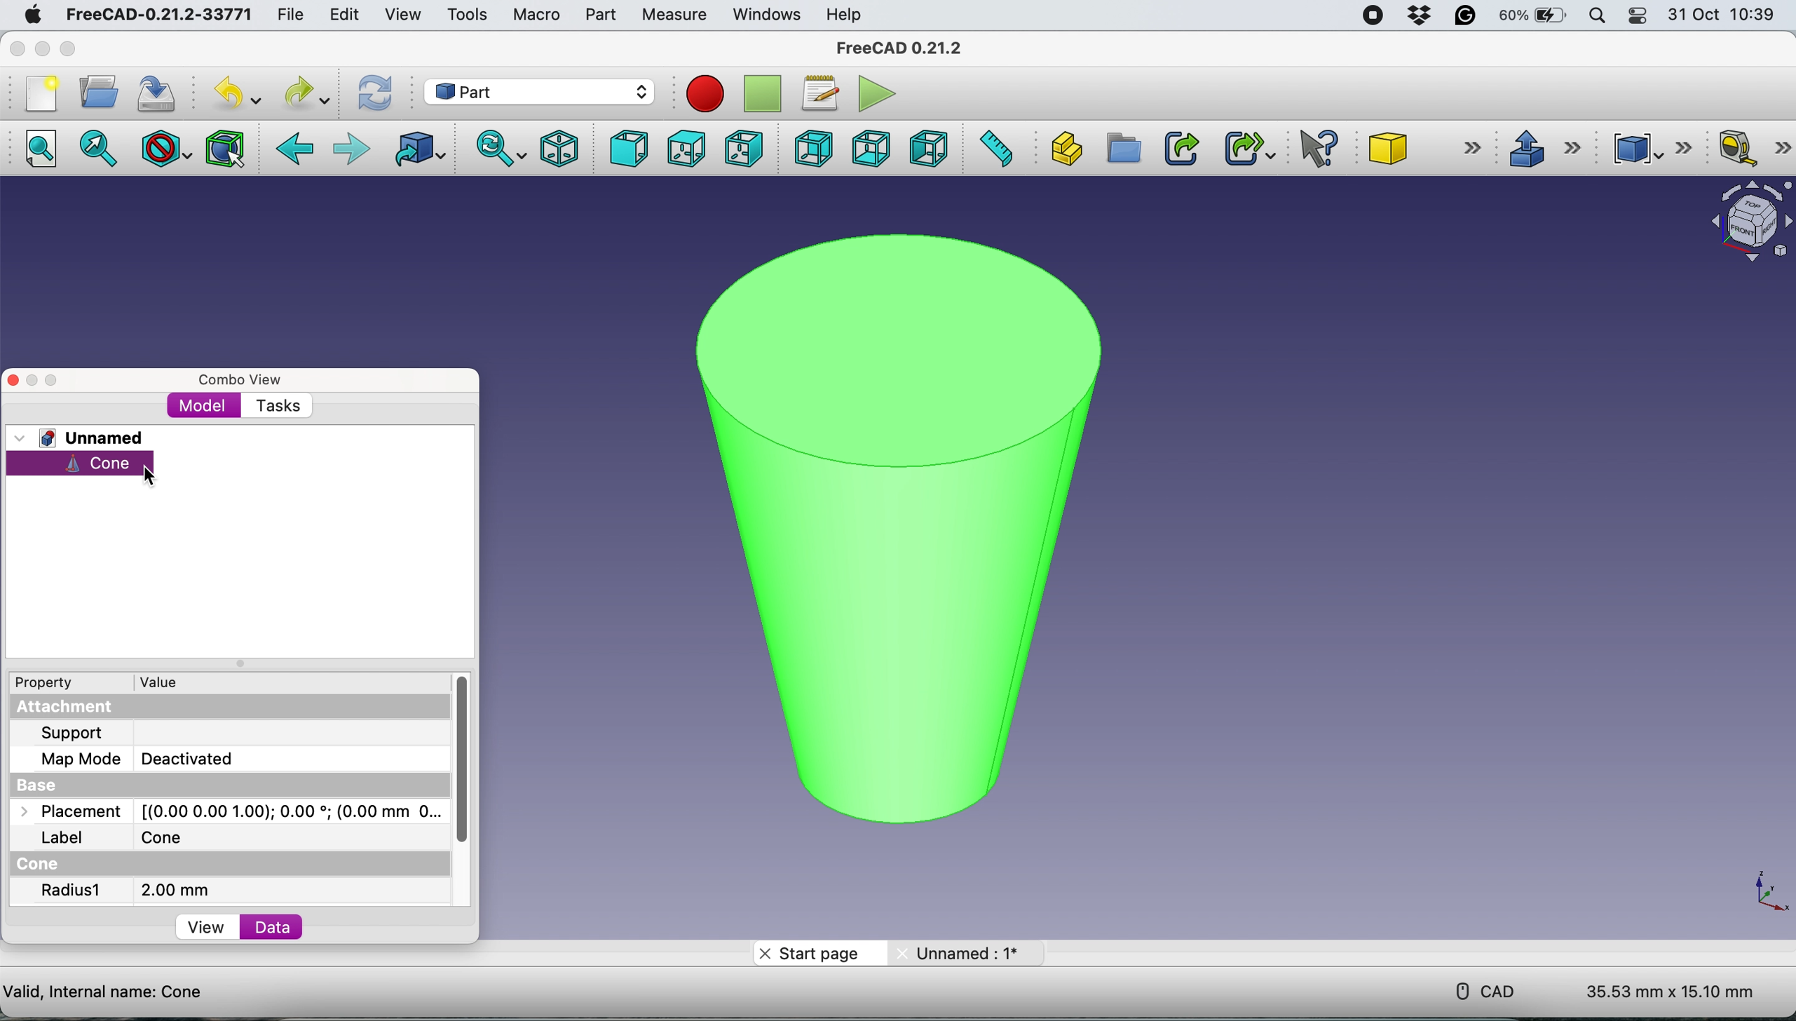 This screenshot has width=1796, height=1021. I want to click on undo, so click(231, 94).